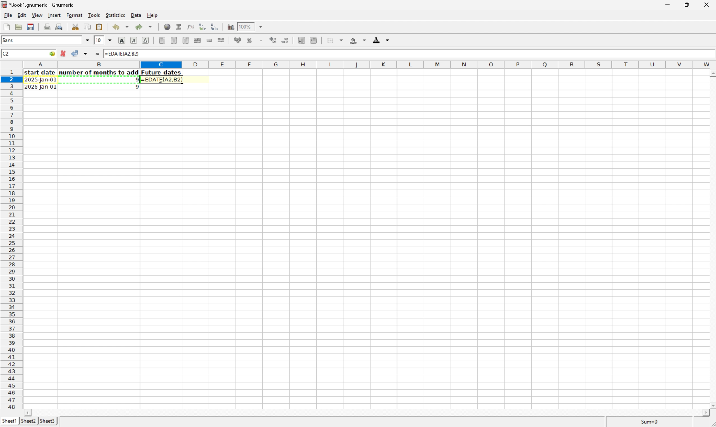 Image resolution: width=716 pixels, height=427 pixels. I want to click on Bold, so click(122, 41).